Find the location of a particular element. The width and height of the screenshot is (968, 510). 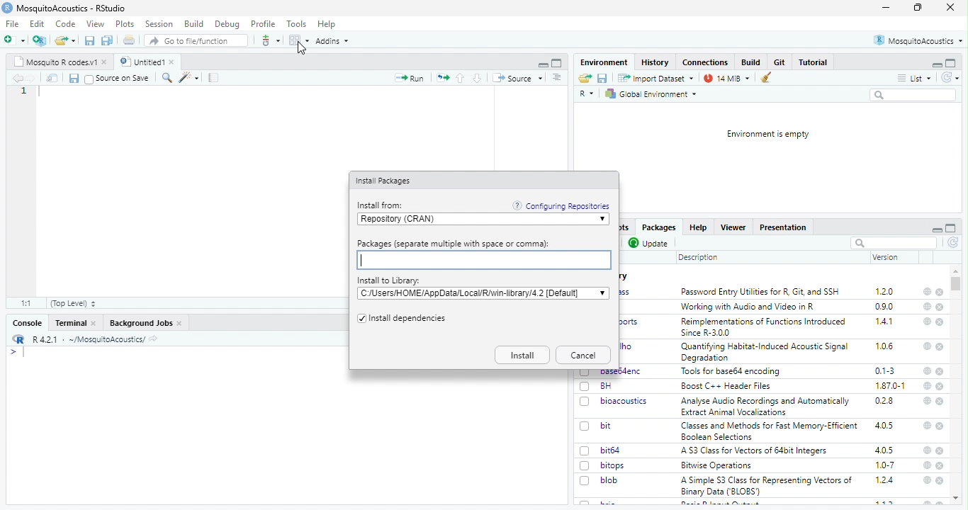

checkbox is located at coordinates (89, 79).